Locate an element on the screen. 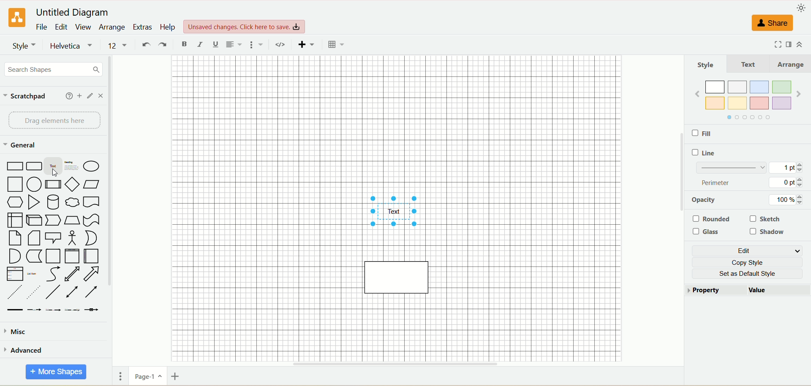 Image resolution: width=811 pixels, height=386 pixels. arrange is located at coordinates (791, 65).